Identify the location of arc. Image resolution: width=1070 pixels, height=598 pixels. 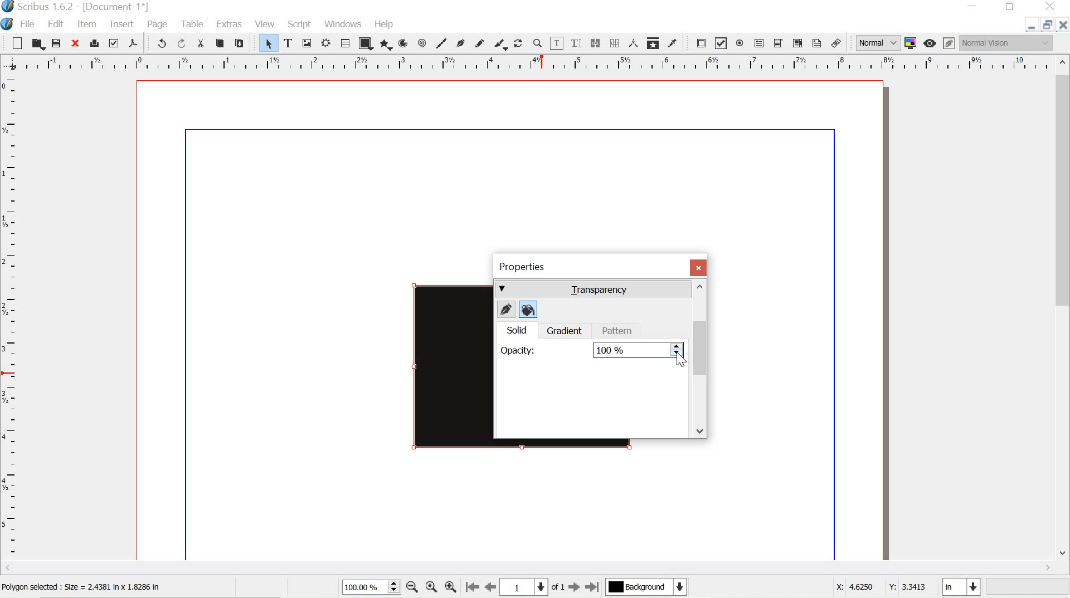
(404, 43).